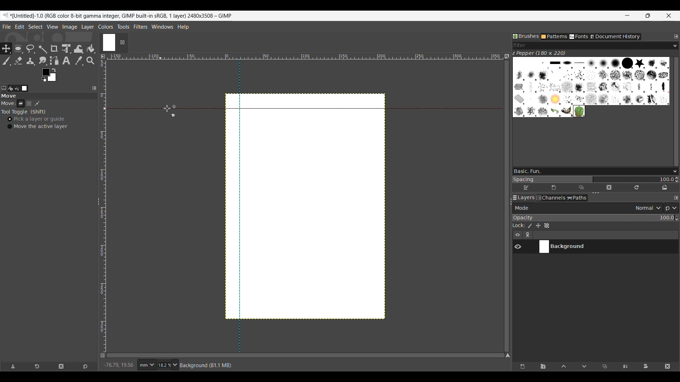 The height and width of the screenshot is (382, 680). I want to click on Smudge tool, so click(42, 61).